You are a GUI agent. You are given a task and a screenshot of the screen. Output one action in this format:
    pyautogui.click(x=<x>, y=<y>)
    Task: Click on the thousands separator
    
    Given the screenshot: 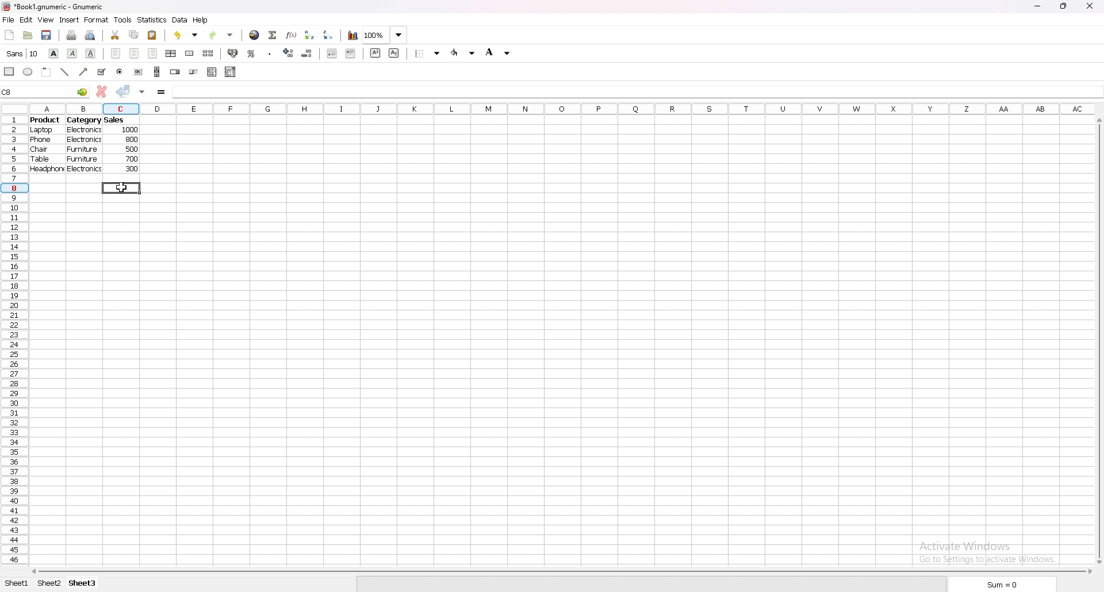 What is the action you would take?
    pyautogui.click(x=269, y=53)
    